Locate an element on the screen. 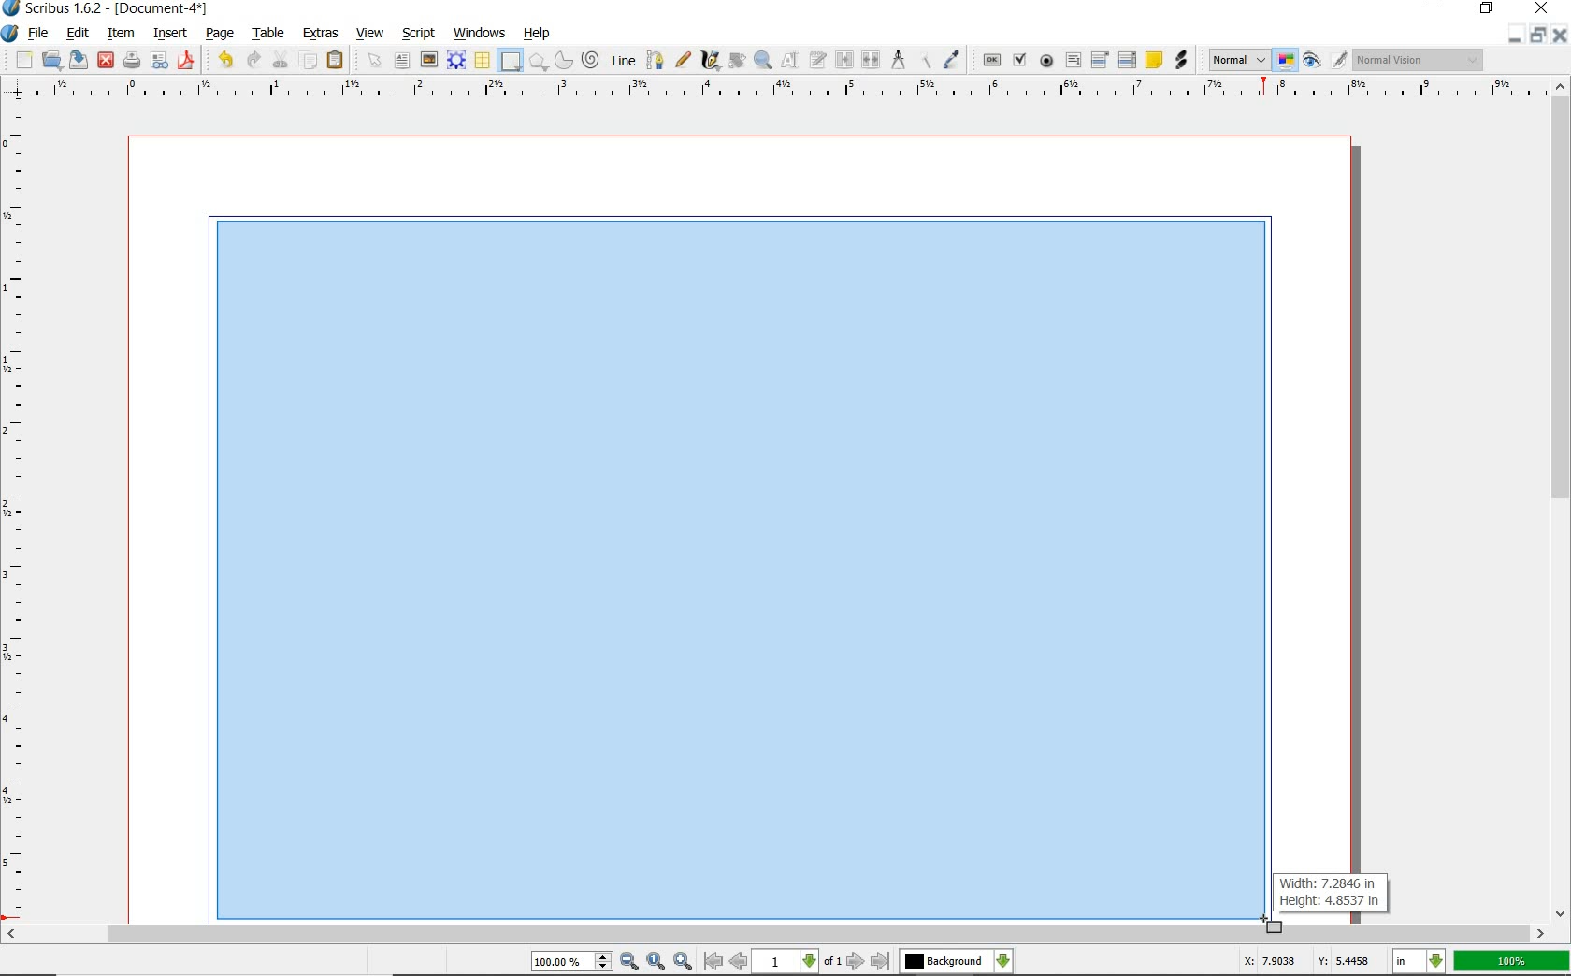 The image size is (1571, 976). ruler is located at coordinates (17, 514).